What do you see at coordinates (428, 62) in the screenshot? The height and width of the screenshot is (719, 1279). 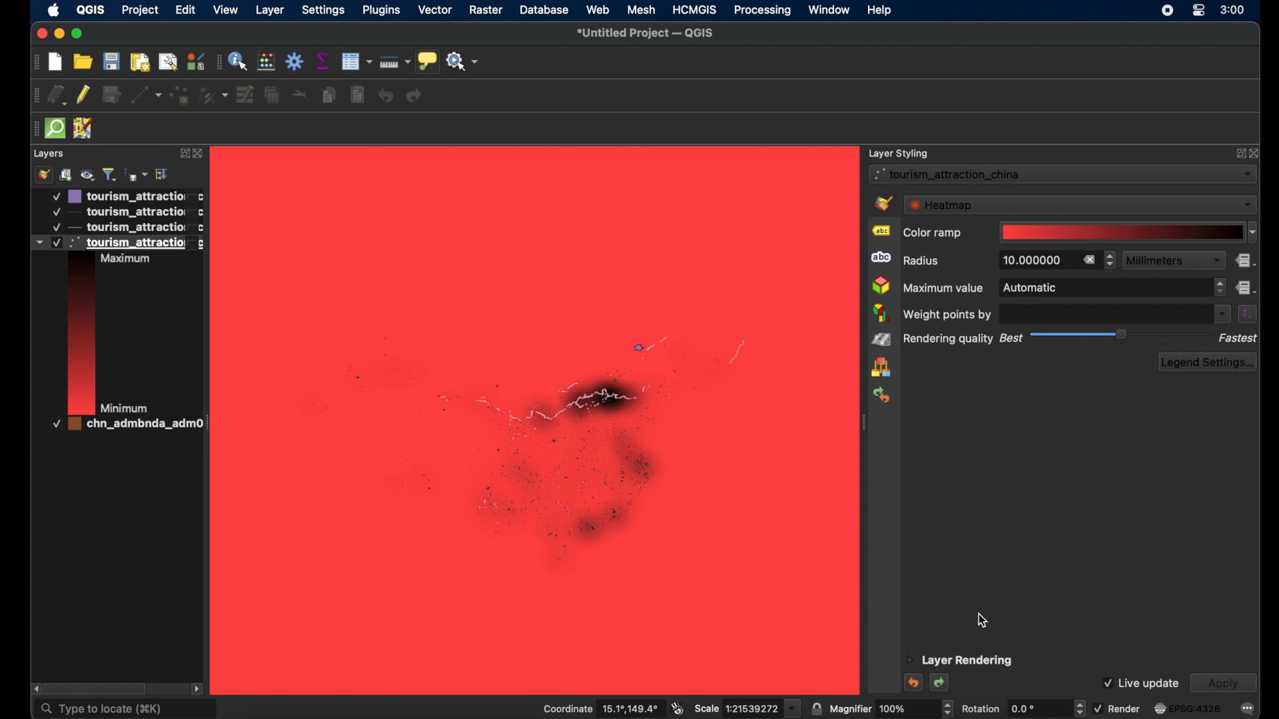 I see `show map tips` at bounding box center [428, 62].